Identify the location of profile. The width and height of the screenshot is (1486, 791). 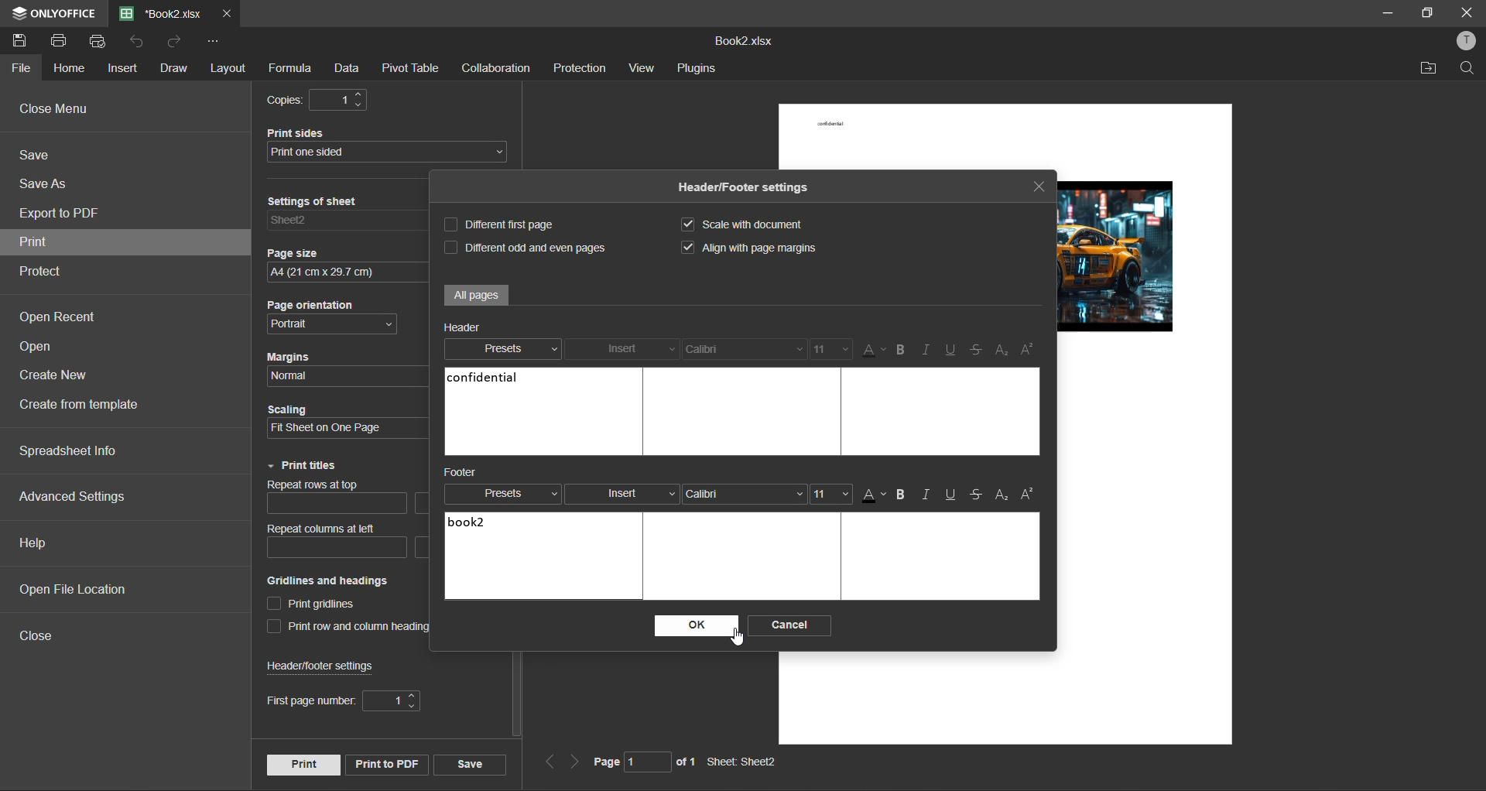
(1467, 41).